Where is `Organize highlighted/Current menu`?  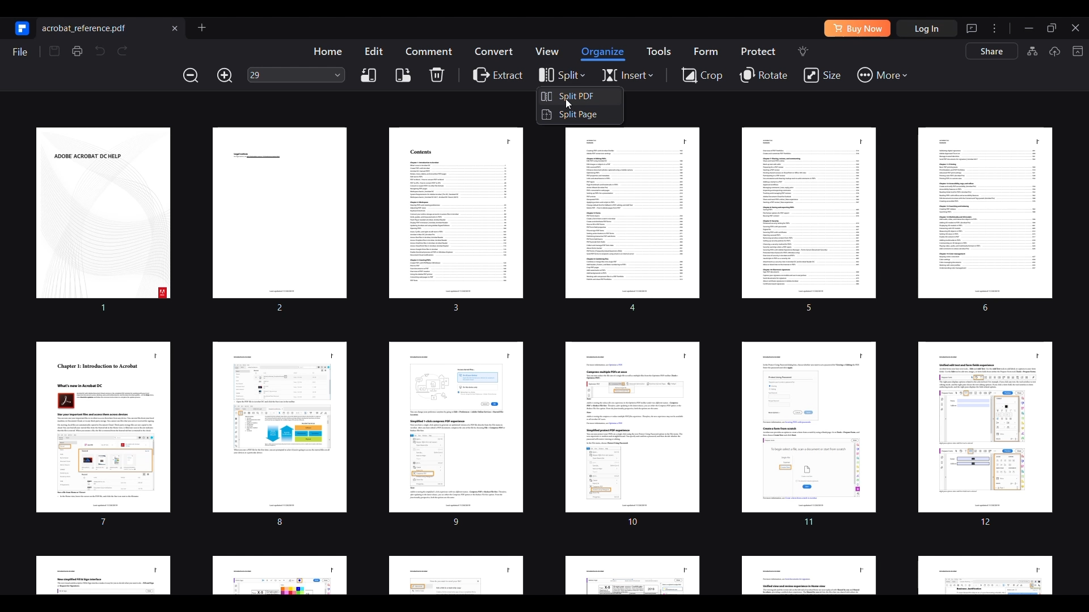 Organize highlighted/Current menu is located at coordinates (603, 54).